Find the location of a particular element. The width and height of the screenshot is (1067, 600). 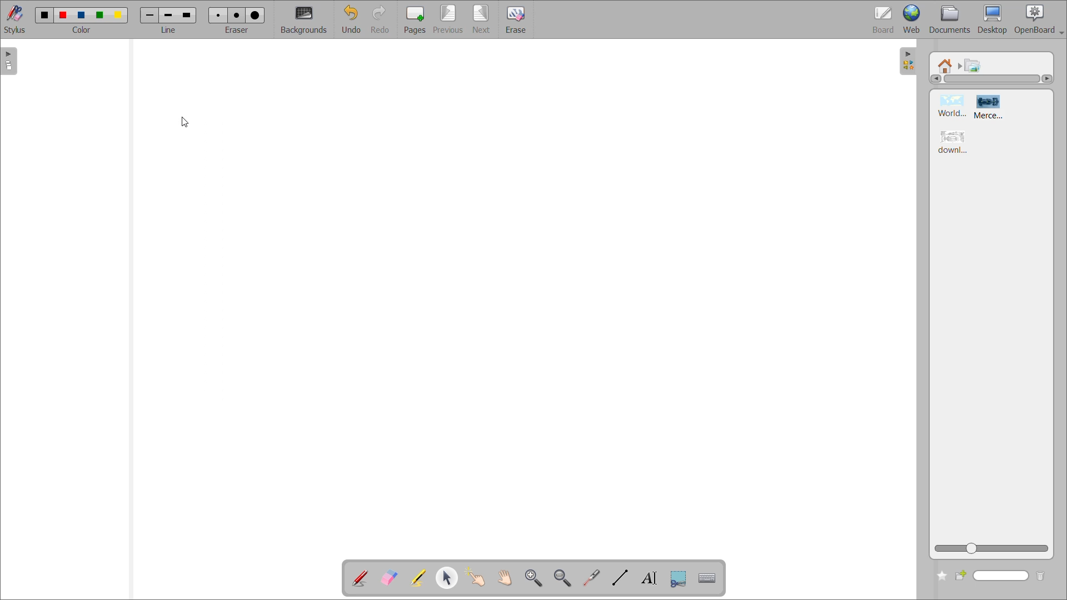

color is located at coordinates (86, 33).